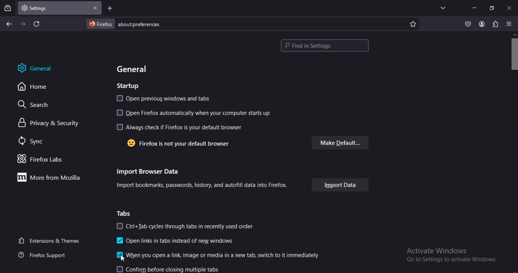  Describe the element at coordinates (181, 127) in the screenshot. I see `always check if firefox is your default browser` at that location.